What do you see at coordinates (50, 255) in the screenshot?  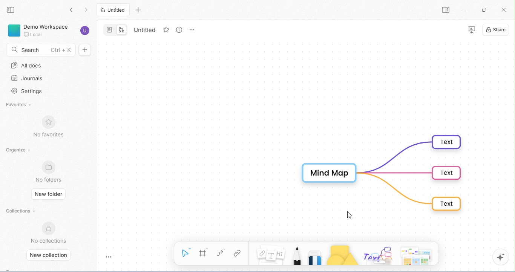 I see `New collection` at bounding box center [50, 255].